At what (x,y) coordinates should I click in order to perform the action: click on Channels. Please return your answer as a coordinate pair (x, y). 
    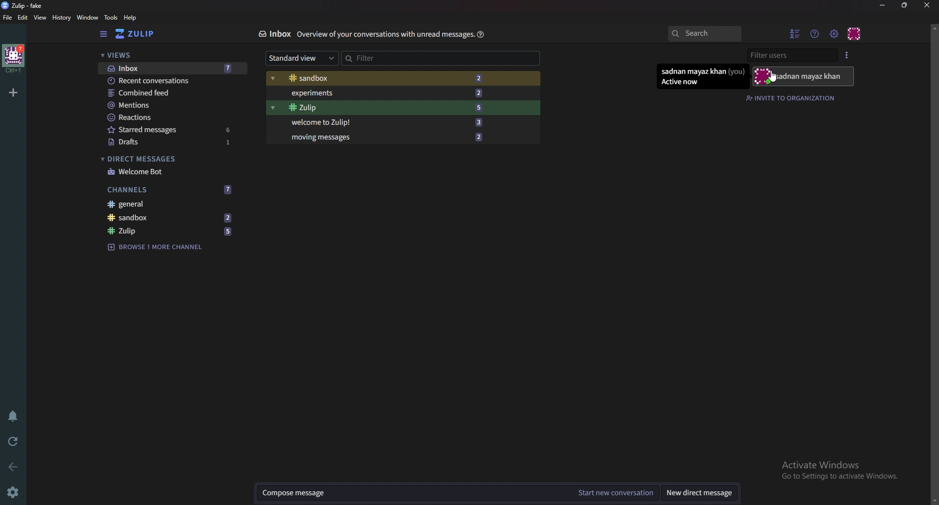
    Looking at the image, I should click on (168, 189).